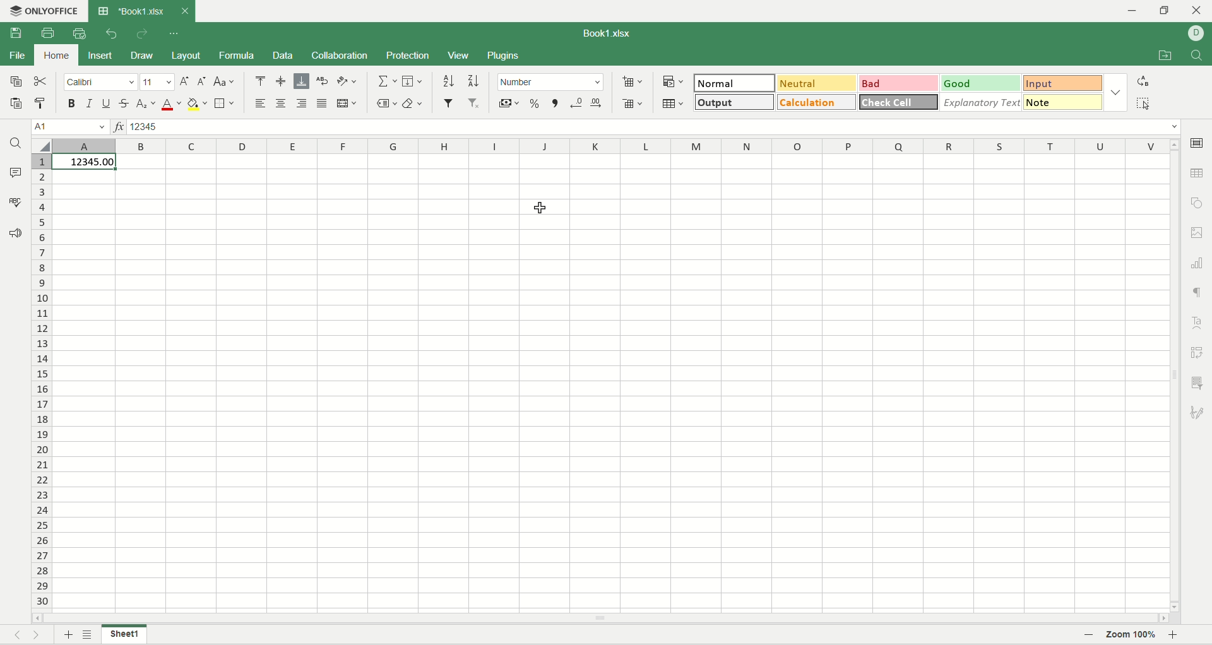 The image size is (1212, 645). I want to click on bad, so click(899, 83).